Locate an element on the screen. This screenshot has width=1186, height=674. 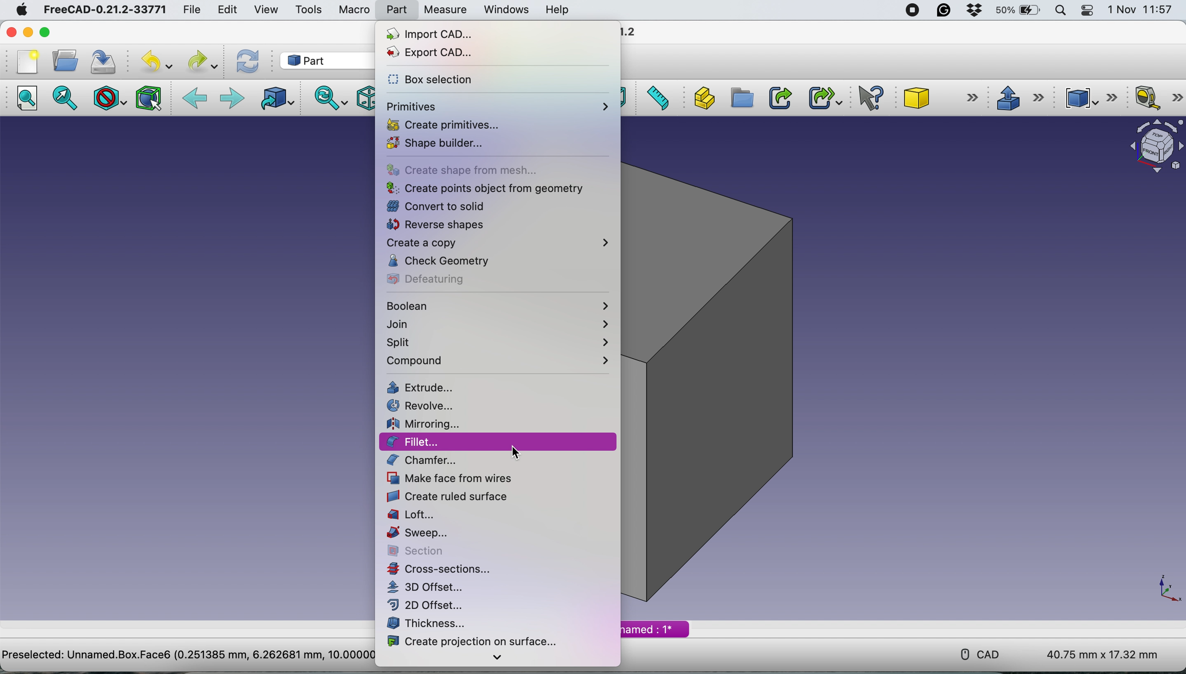
create primitives is located at coordinates (448, 124).